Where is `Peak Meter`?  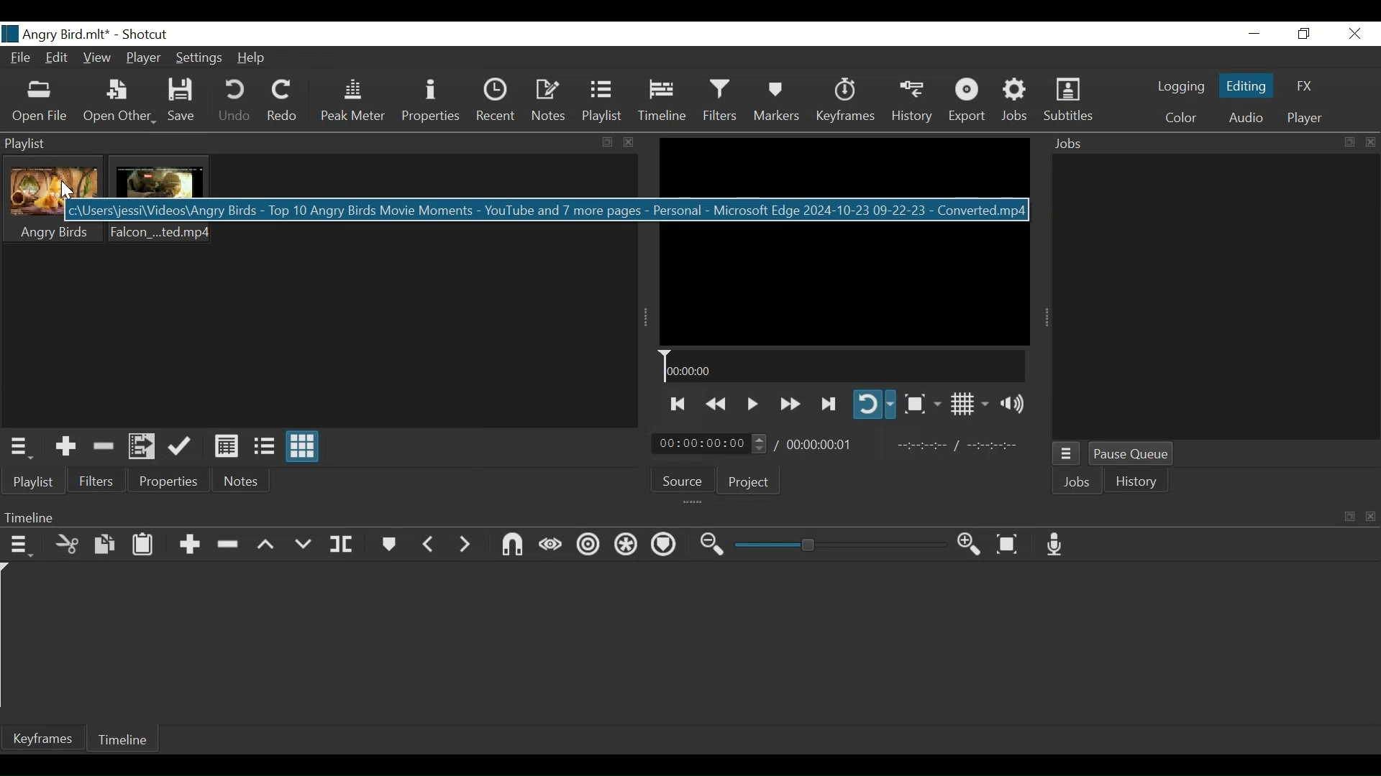
Peak Meter is located at coordinates (352, 103).